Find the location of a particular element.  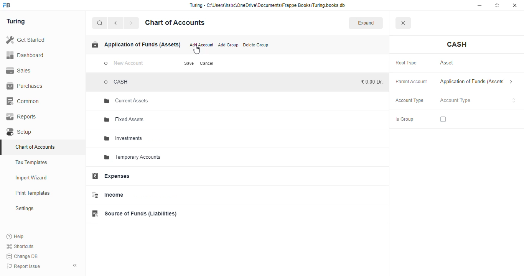

delete group is located at coordinates (256, 45).